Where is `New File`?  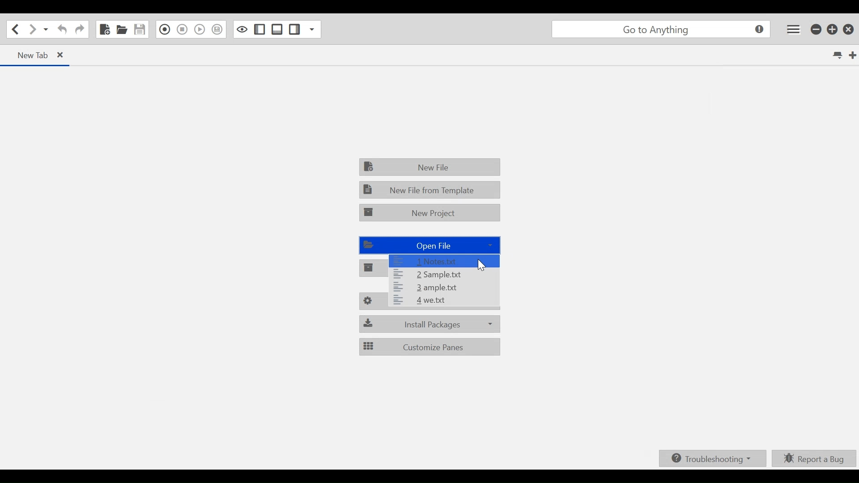
New File is located at coordinates (104, 30).